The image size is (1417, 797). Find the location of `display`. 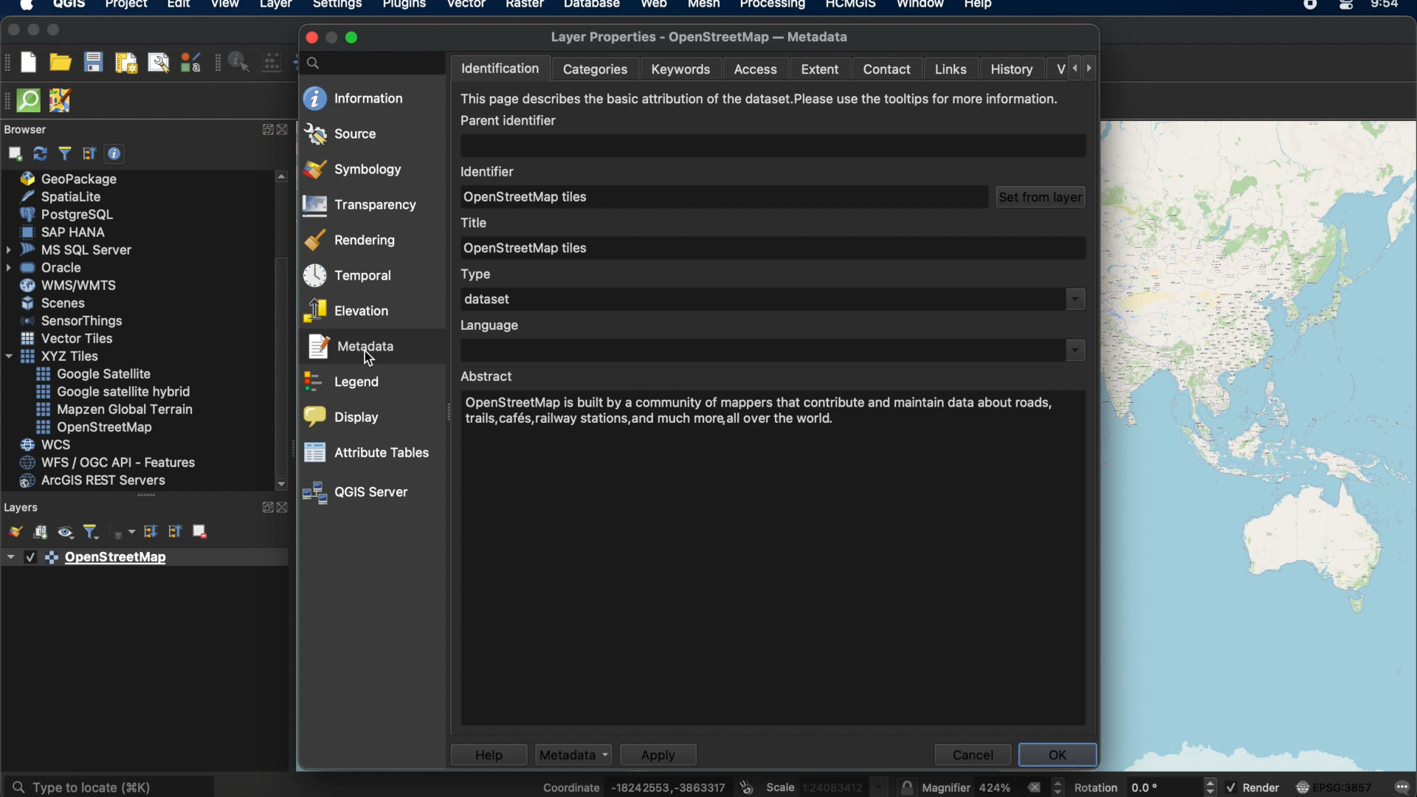

display is located at coordinates (342, 418).